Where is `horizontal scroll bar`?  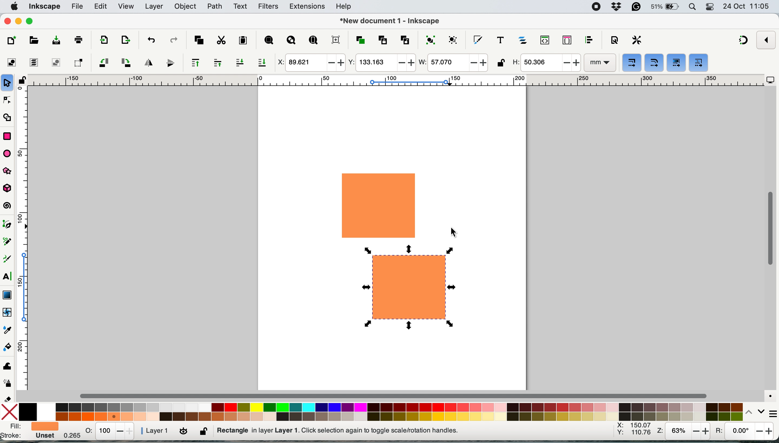
horizontal scroll bar is located at coordinates (395, 396).